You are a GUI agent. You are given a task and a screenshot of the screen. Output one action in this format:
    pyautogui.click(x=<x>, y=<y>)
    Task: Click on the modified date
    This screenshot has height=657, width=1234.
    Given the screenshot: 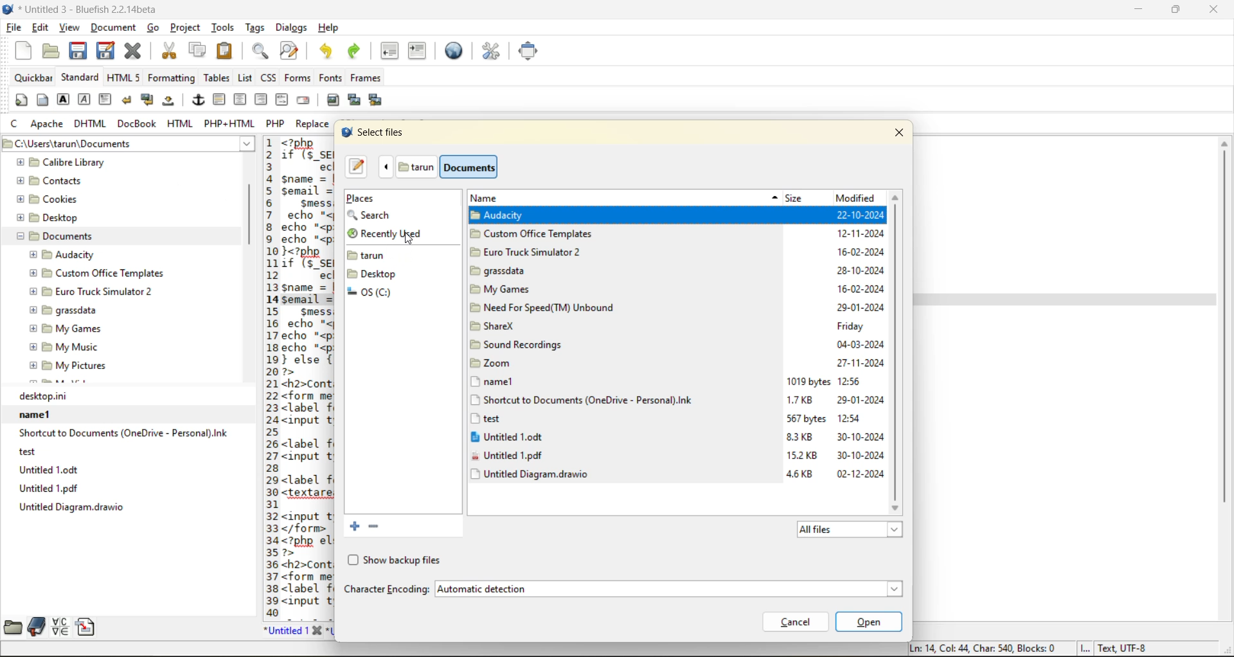 What is the action you would take?
    pyautogui.click(x=863, y=343)
    